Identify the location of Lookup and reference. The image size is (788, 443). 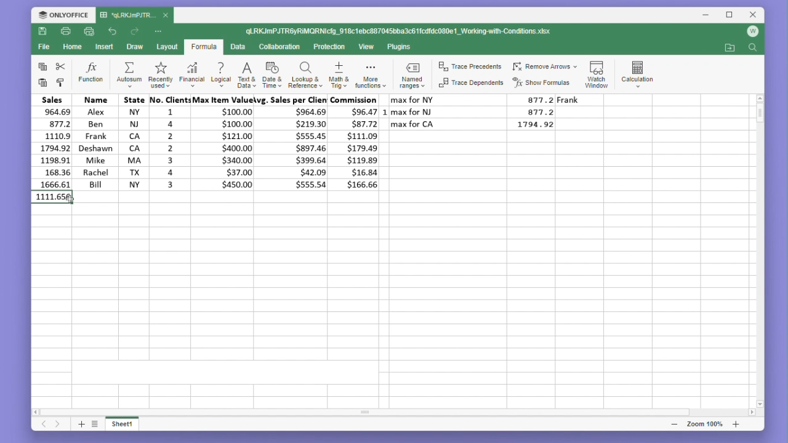
(305, 74).